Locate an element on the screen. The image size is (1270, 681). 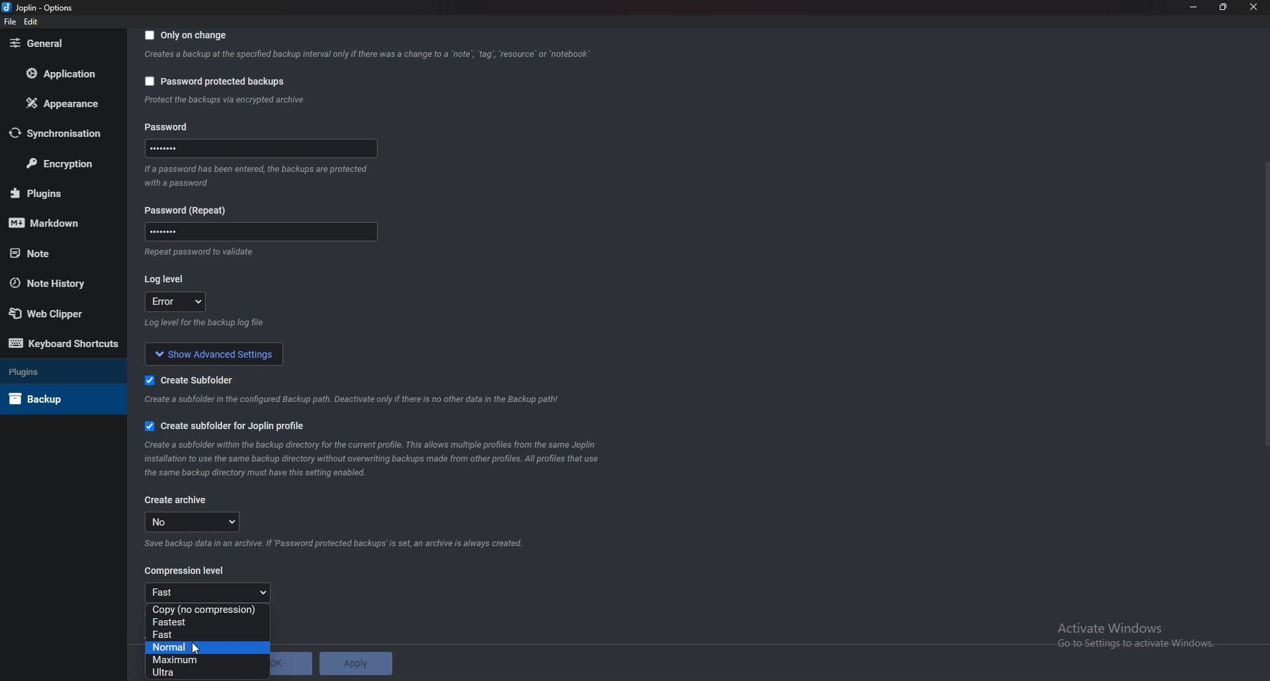
Password is located at coordinates (259, 151).